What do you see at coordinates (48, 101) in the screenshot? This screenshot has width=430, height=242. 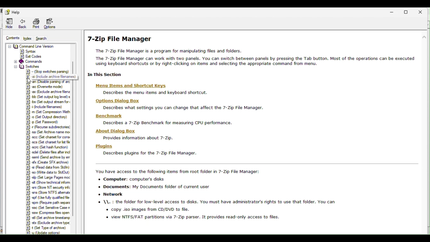 I see `et output stream for` at bounding box center [48, 101].